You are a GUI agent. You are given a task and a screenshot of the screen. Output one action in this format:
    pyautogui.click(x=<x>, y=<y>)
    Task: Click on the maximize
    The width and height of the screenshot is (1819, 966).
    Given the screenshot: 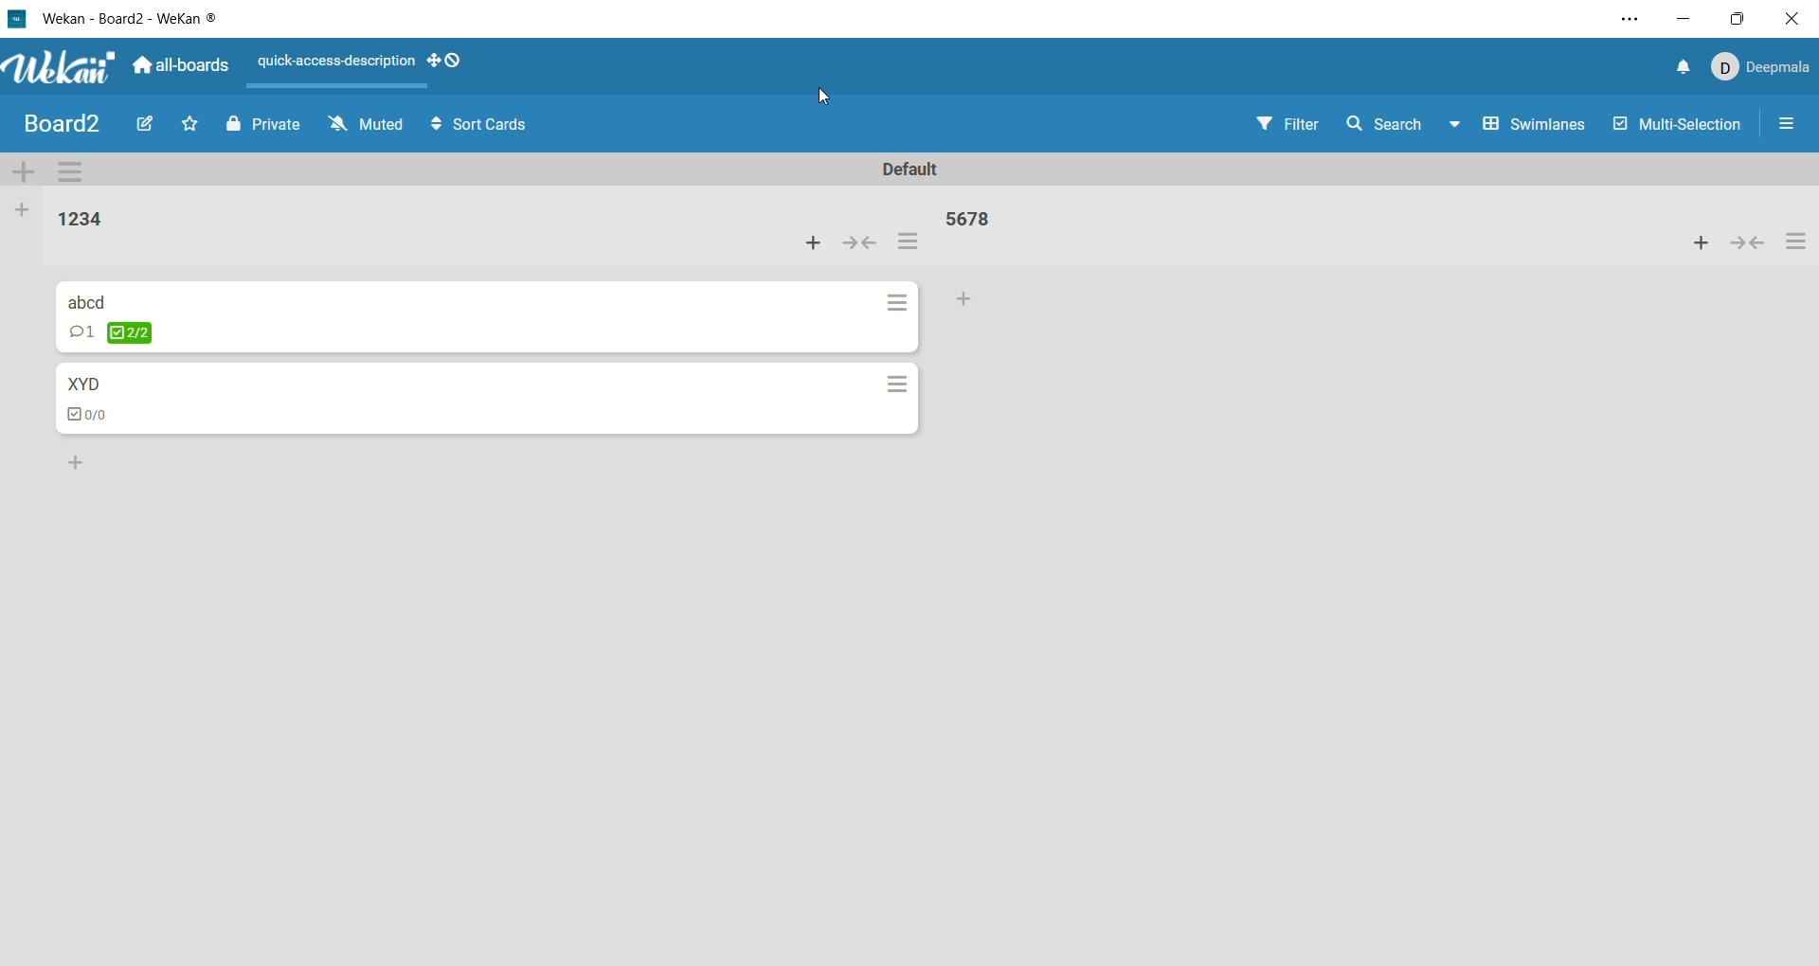 What is the action you would take?
    pyautogui.click(x=1737, y=17)
    